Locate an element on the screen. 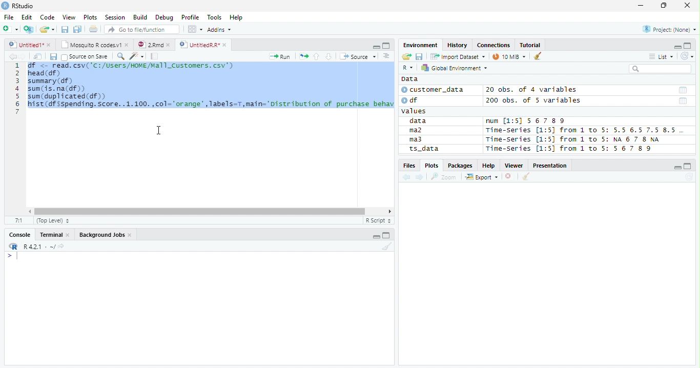  values is located at coordinates (415, 111).